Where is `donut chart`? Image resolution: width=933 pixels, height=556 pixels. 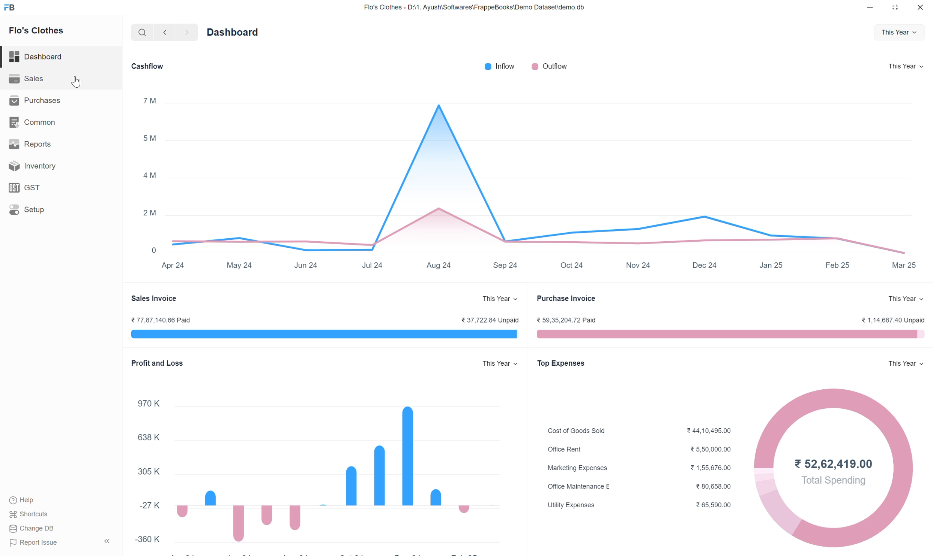 donut chart is located at coordinates (834, 420).